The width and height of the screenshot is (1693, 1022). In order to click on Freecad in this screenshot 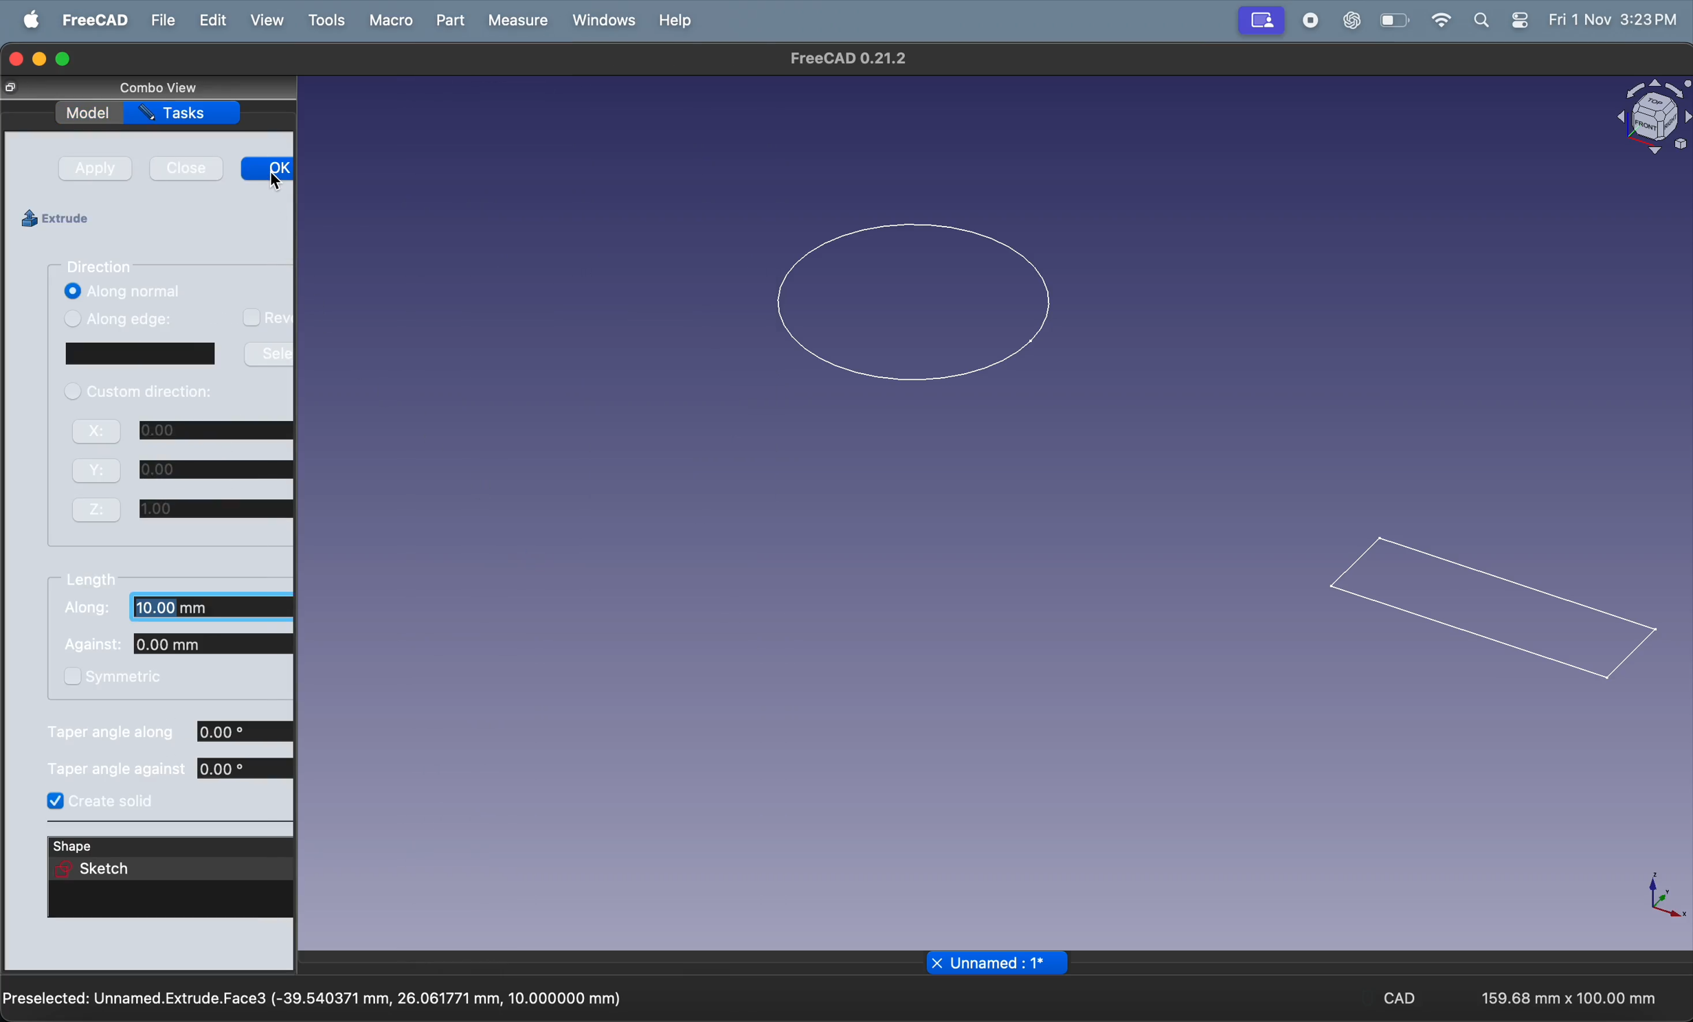, I will do `click(91, 19)`.